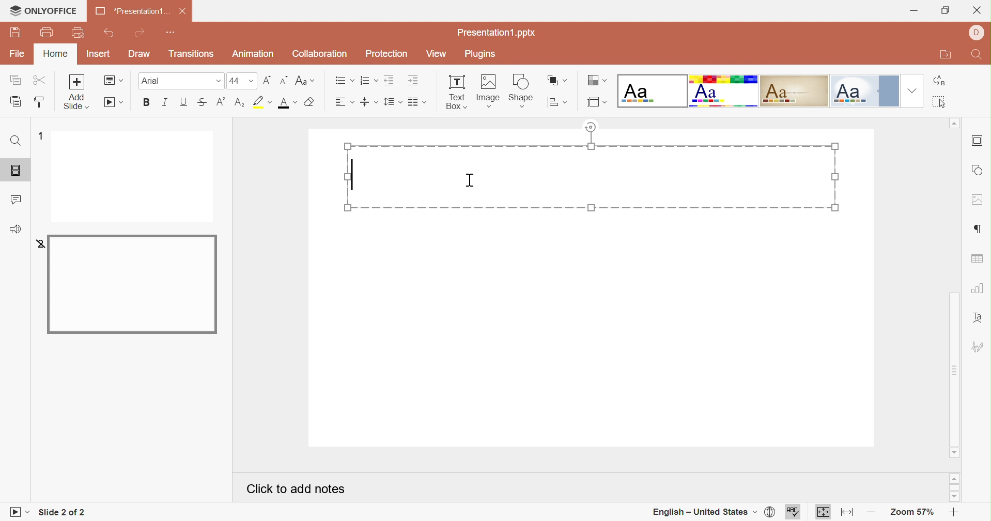 The width and height of the screenshot is (991, 521). Describe the element at coordinates (131, 11) in the screenshot. I see `*Presentation1...` at that location.